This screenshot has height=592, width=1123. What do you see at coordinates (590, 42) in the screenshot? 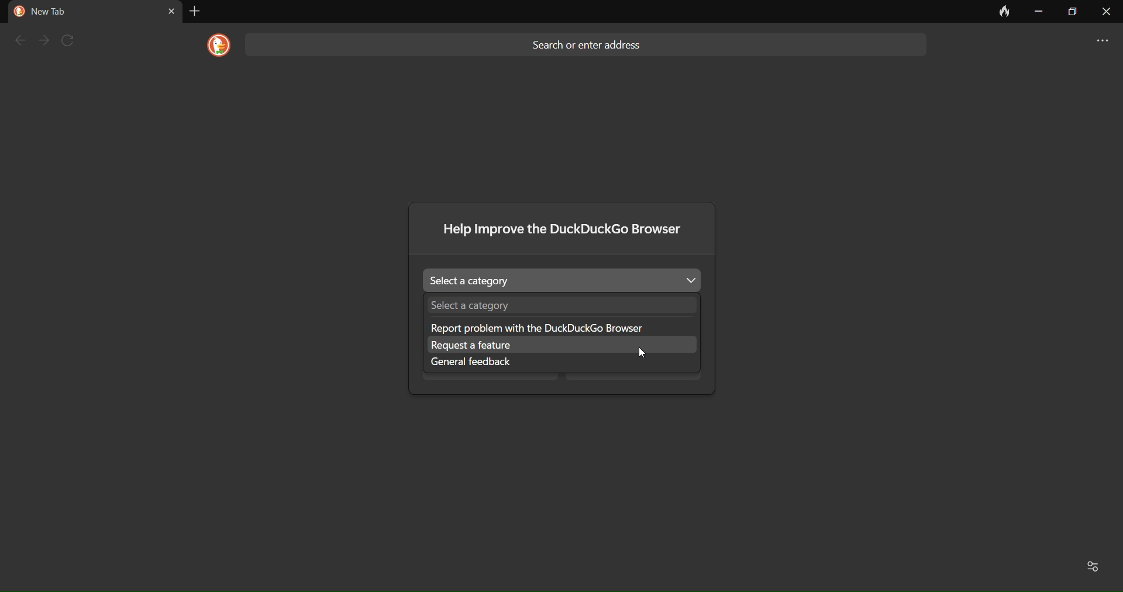
I see `Search or enter address` at bounding box center [590, 42].